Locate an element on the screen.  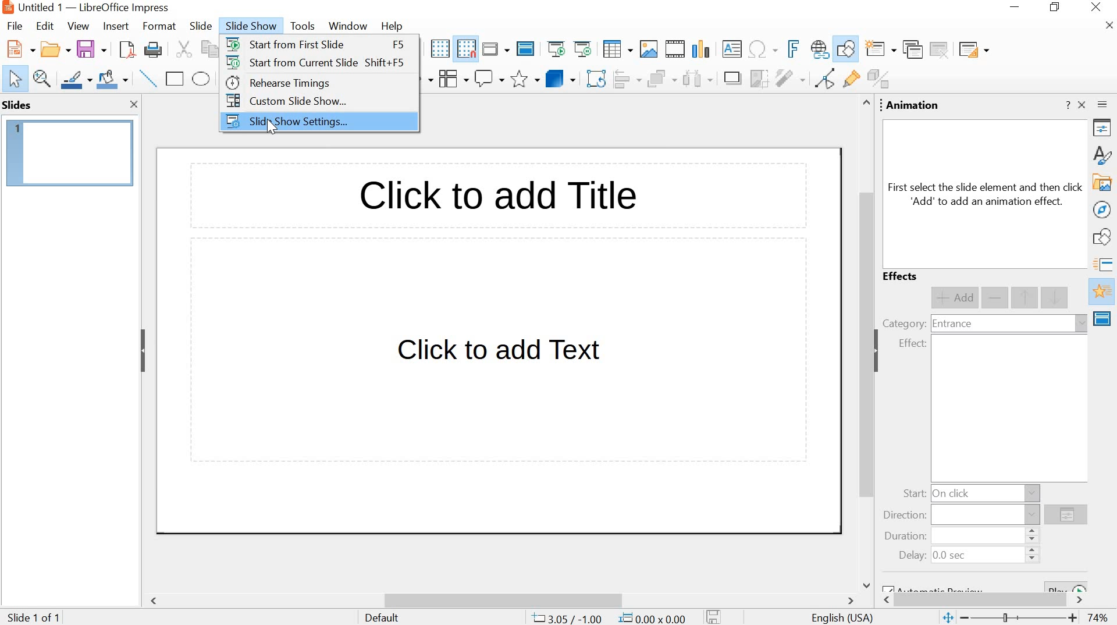
line color is located at coordinates (76, 79).